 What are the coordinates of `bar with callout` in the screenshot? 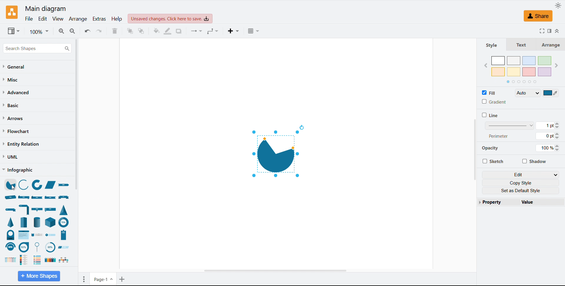 It's located at (37, 210).